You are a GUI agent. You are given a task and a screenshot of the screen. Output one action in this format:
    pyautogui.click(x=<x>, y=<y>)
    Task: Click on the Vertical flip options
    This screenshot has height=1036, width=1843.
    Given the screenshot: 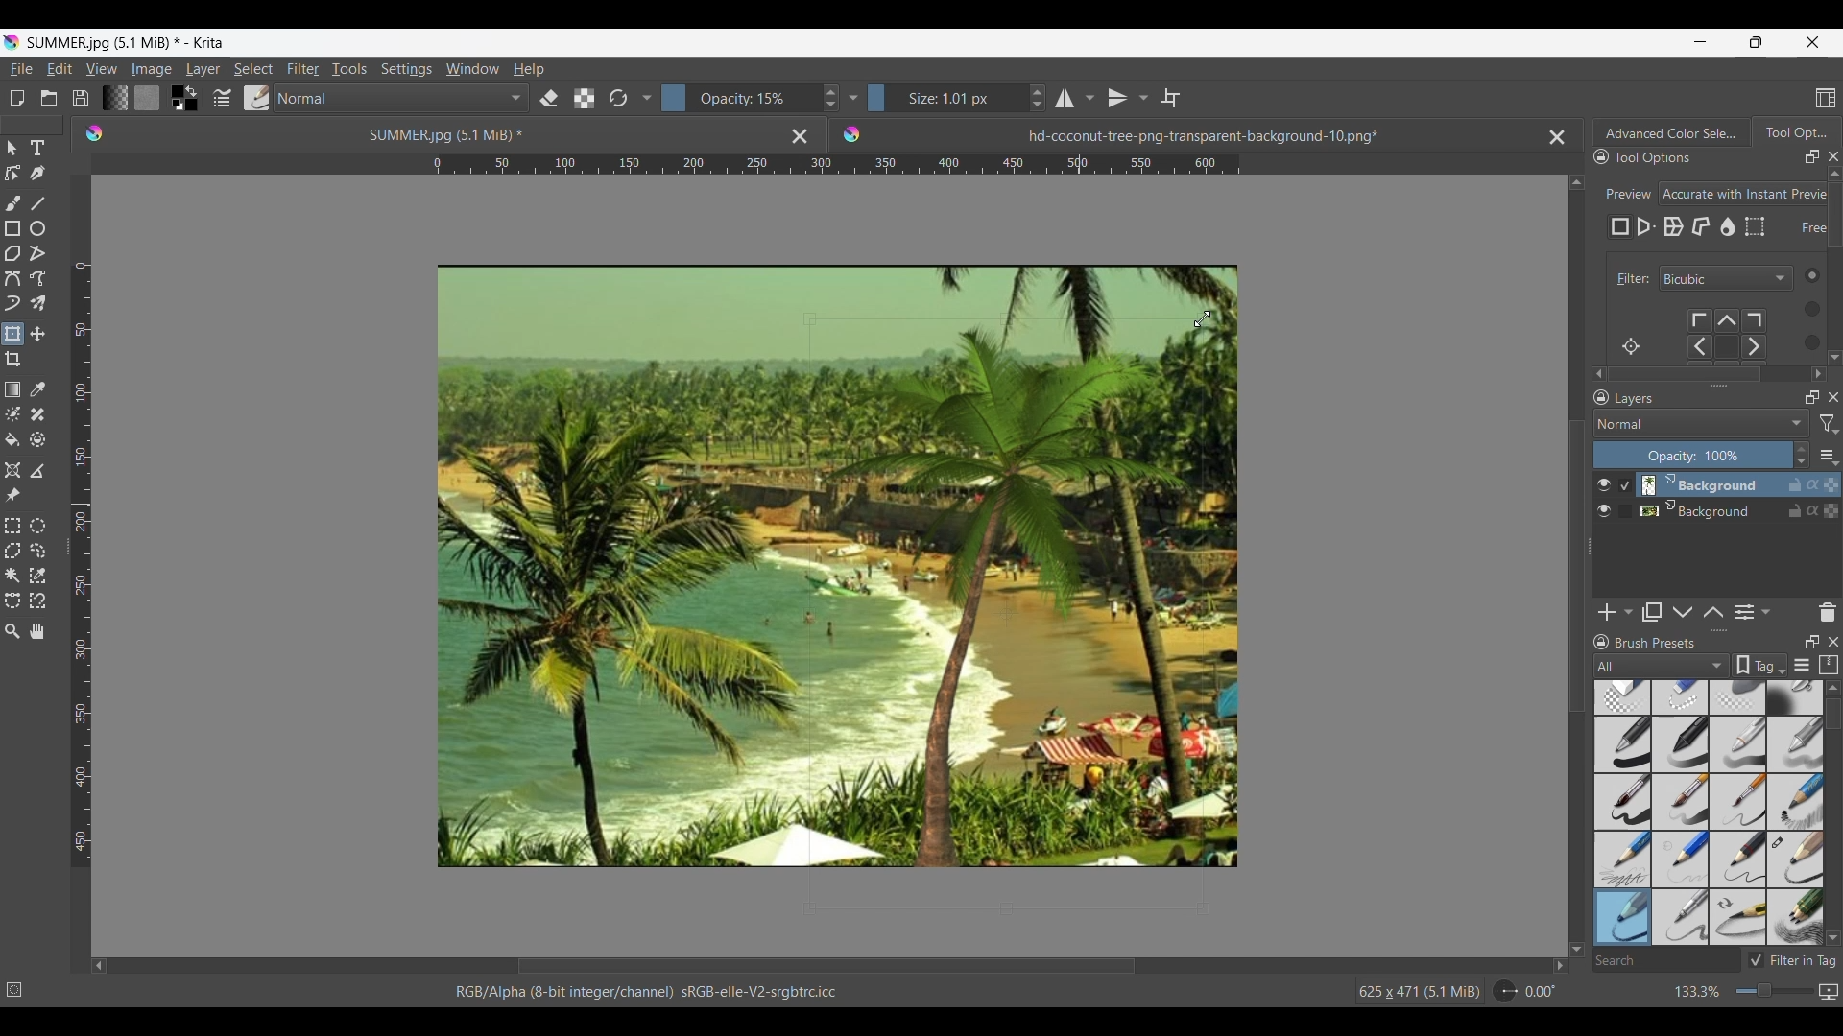 What is the action you would take?
    pyautogui.click(x=1141, y=97)
    